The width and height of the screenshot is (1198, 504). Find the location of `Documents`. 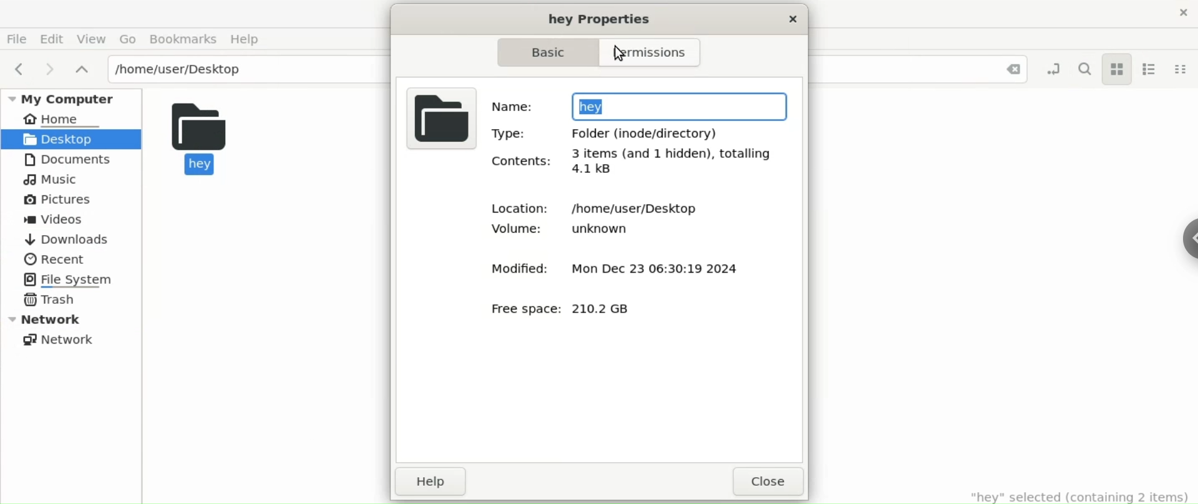

Documents is located at coordinates (66, 160).